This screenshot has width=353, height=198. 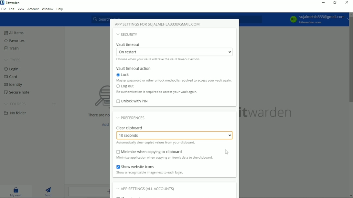 What do you see at coordinates (4, 9) in the screenshot?
I see `File` at bounding box center [4, 9].